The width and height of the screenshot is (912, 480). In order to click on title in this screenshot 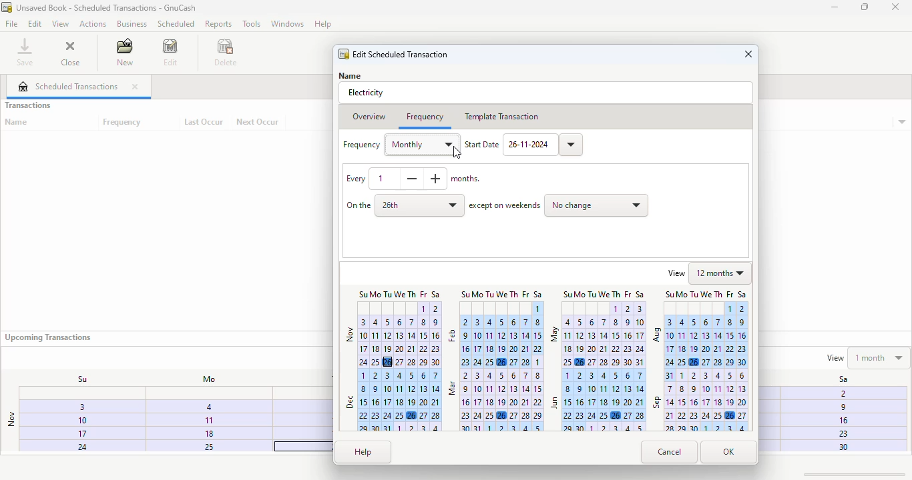, I will do `click(107, 7)`.